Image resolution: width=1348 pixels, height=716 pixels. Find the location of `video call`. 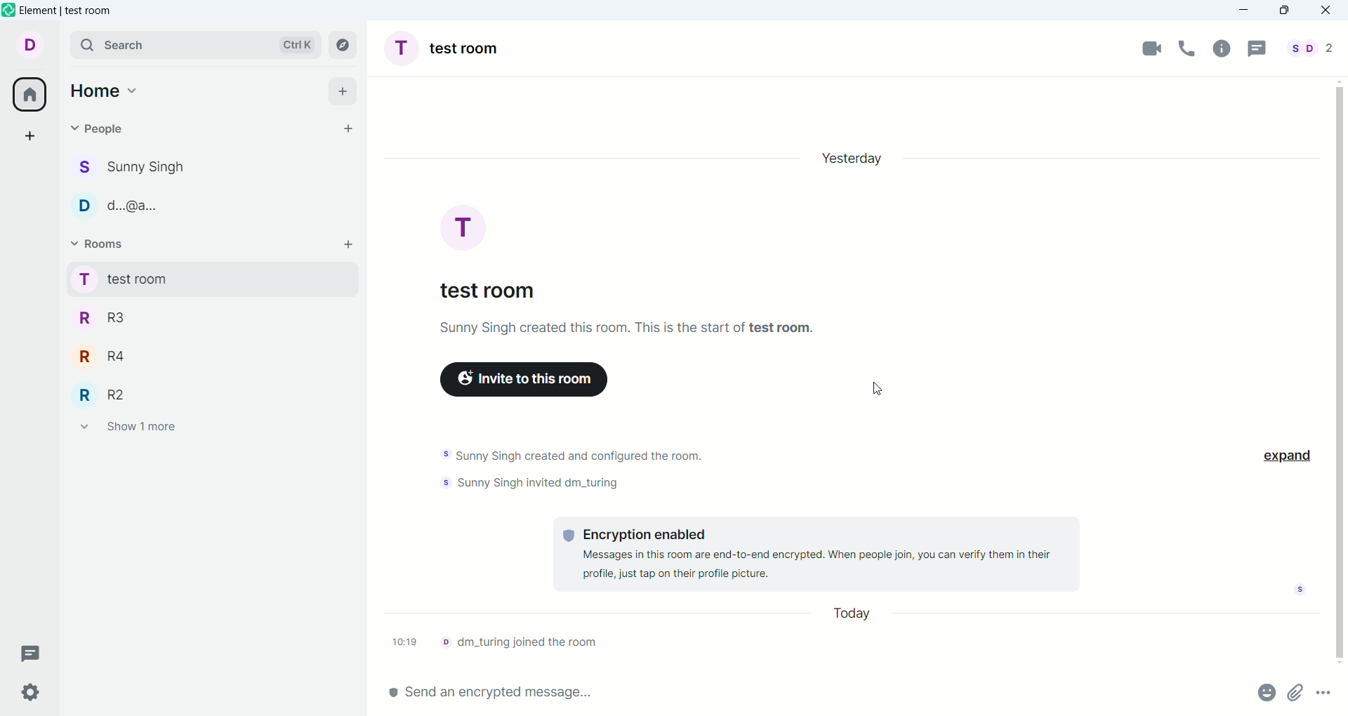

video call is located at coordinates (1144, 50).